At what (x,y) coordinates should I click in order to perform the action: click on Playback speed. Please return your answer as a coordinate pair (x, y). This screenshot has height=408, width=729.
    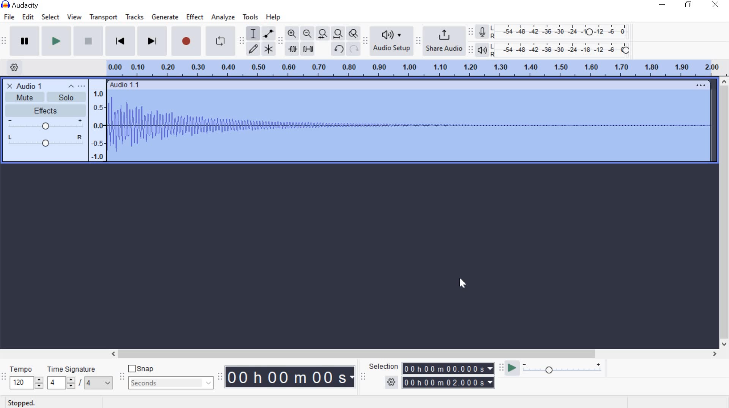
    Looking at the image, I should click on (562, 371).